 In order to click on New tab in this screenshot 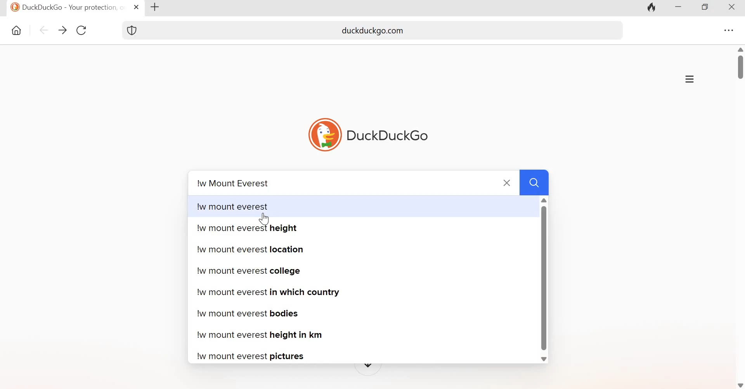, I will do `click(158, 7)`.